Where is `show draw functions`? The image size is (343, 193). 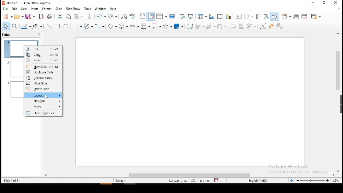 show draw functions is located at coordinates (274, 16).